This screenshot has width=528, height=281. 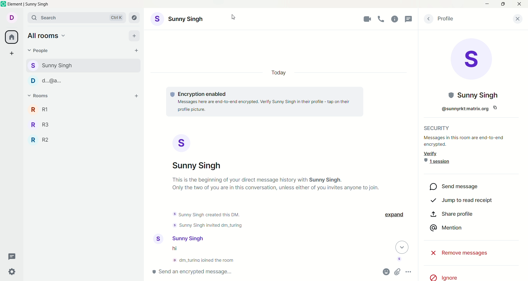 What do you see at coordinates (202, 255) in the screenshot?
I see `text` at bounding box center [202, 255].